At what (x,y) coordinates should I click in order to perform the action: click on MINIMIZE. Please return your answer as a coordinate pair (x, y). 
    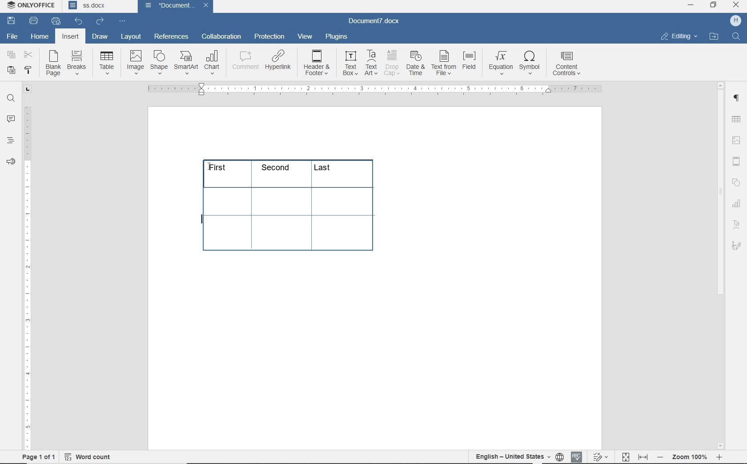
    Looking at the image, I should click on (691, 5).